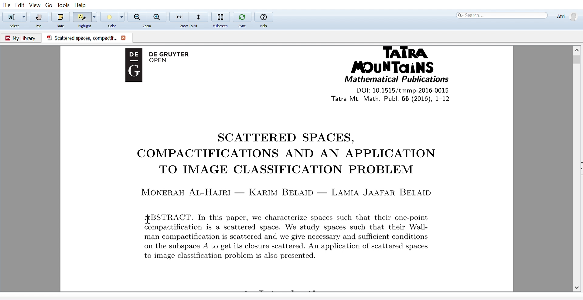 The width and height of the screenshot is (583, 300). I want to click on tatra Mt. Math Publi. 66 (2016), 1-12 , so click(403, 99).